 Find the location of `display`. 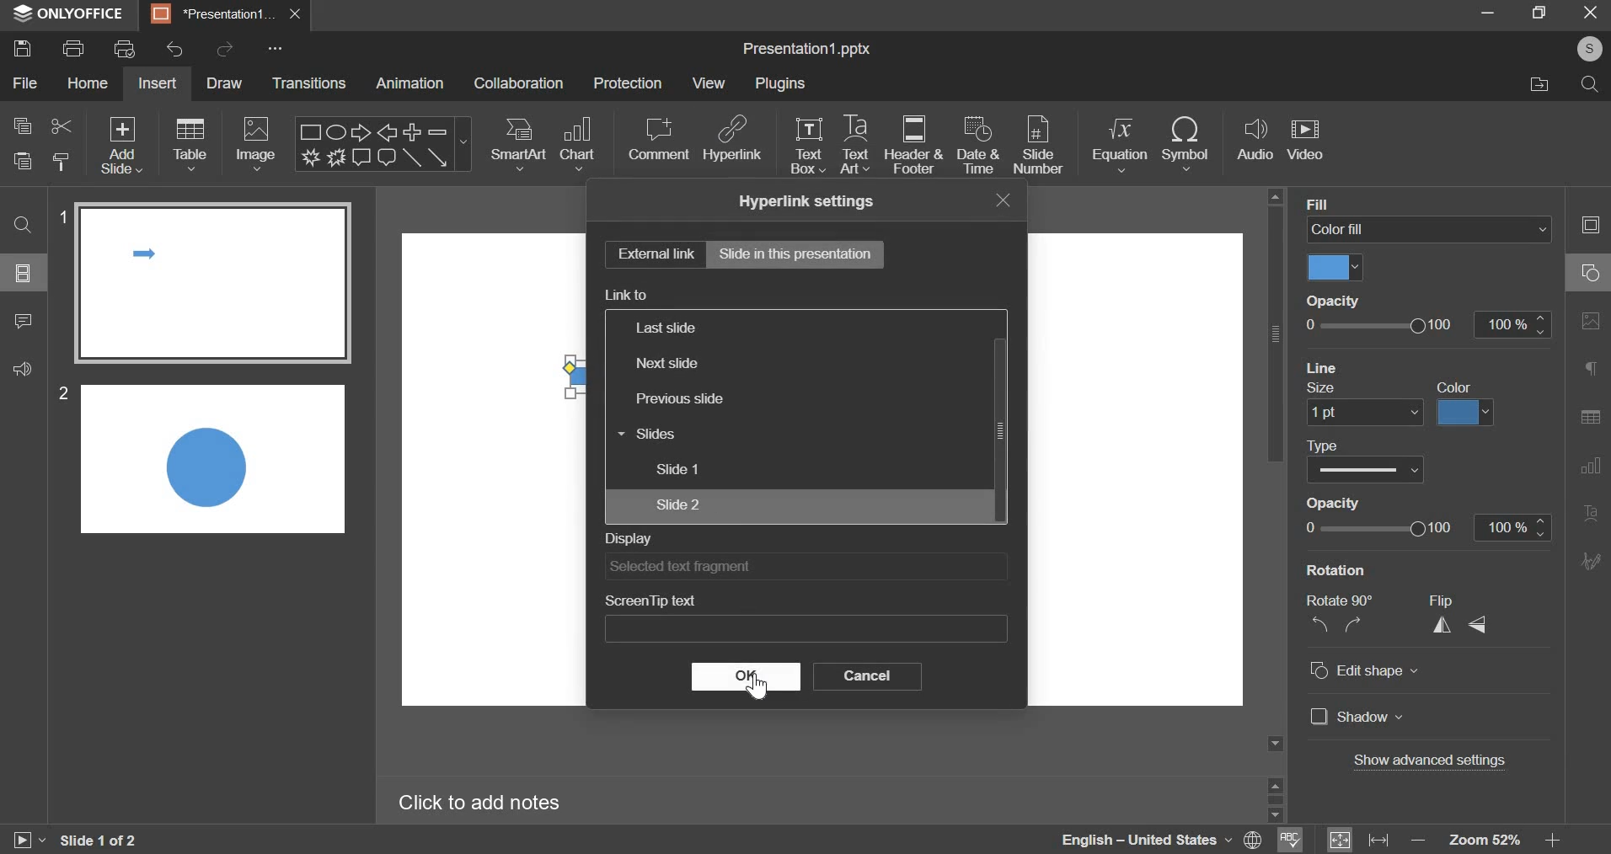

display is located at coordinates (626, 537).